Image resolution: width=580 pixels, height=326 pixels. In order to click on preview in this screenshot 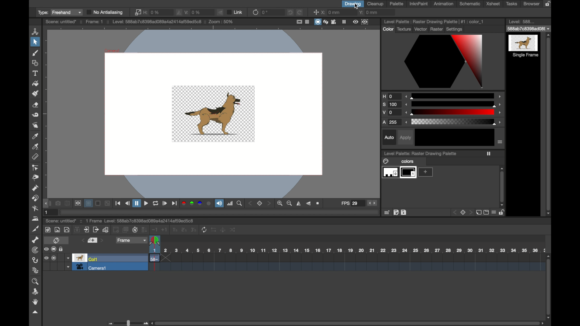, I will do `click(78, 203)`.